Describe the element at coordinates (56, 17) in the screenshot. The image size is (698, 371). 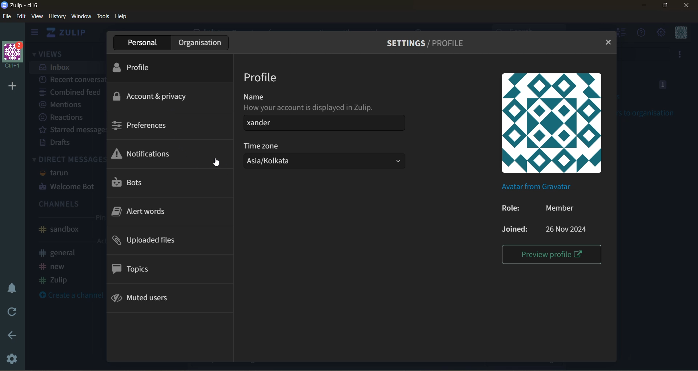
I see `history` at that location.